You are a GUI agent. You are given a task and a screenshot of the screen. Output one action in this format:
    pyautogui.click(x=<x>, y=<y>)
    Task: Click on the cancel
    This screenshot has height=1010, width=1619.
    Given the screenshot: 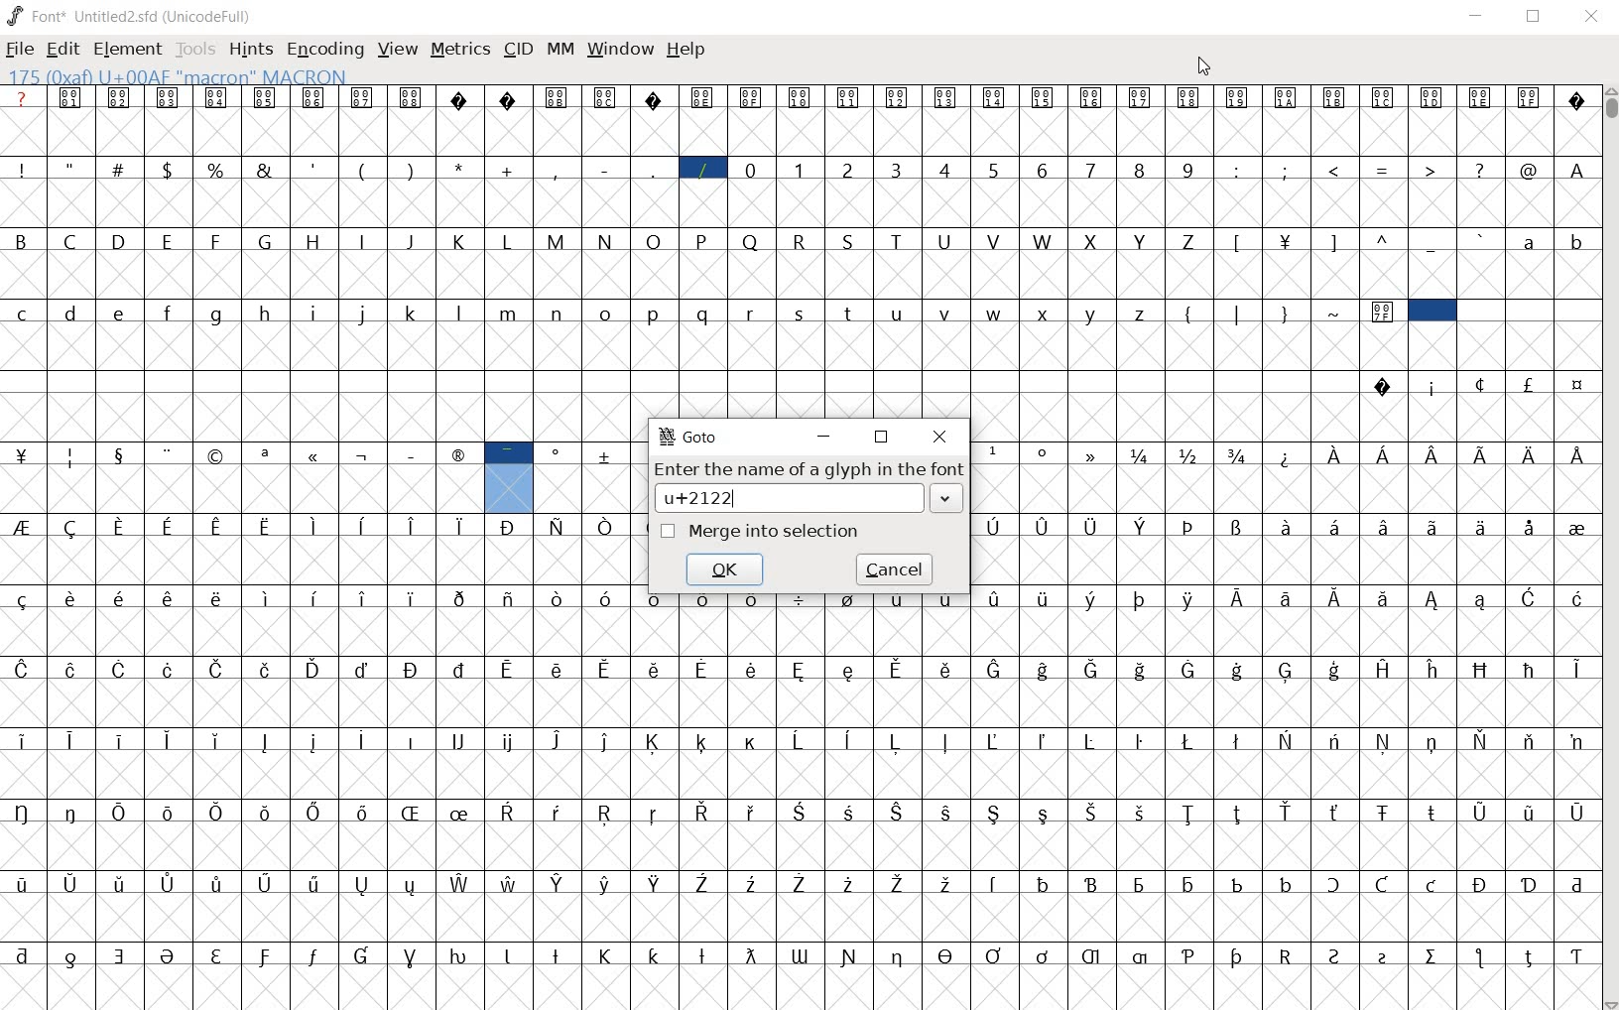 What is the action you would take?
    pyautogui.click(x=898, y=570)
    